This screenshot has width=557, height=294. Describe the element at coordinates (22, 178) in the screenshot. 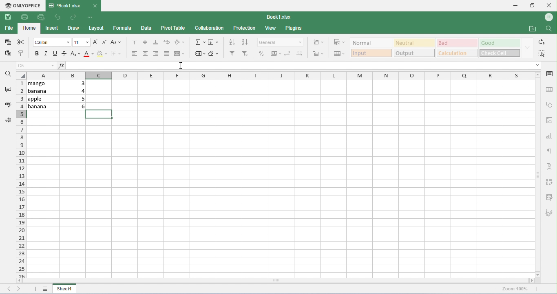

I see `row numbers` at that location.